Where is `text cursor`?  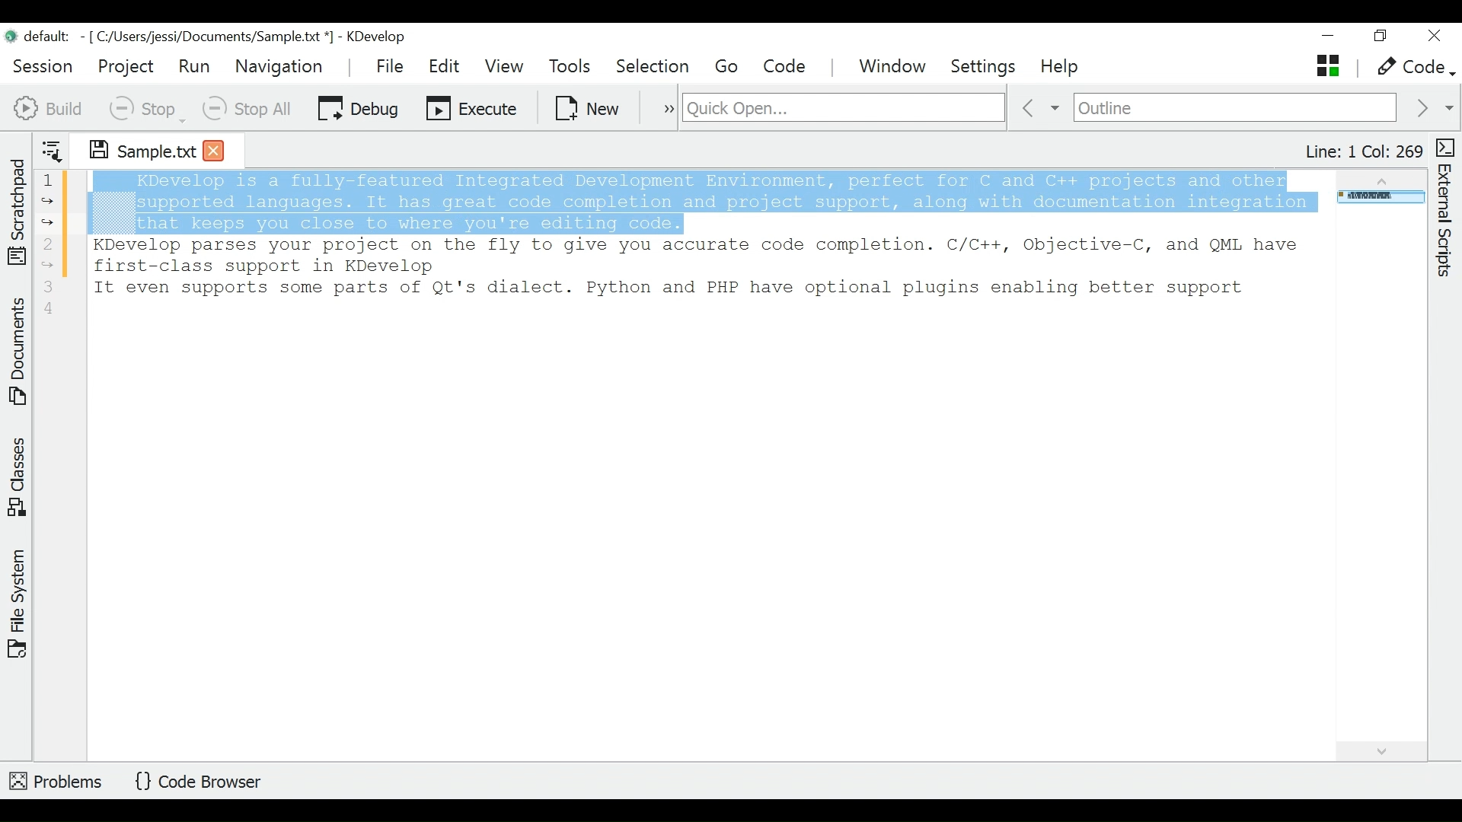 text cursor is located at coordinates (583, 225).